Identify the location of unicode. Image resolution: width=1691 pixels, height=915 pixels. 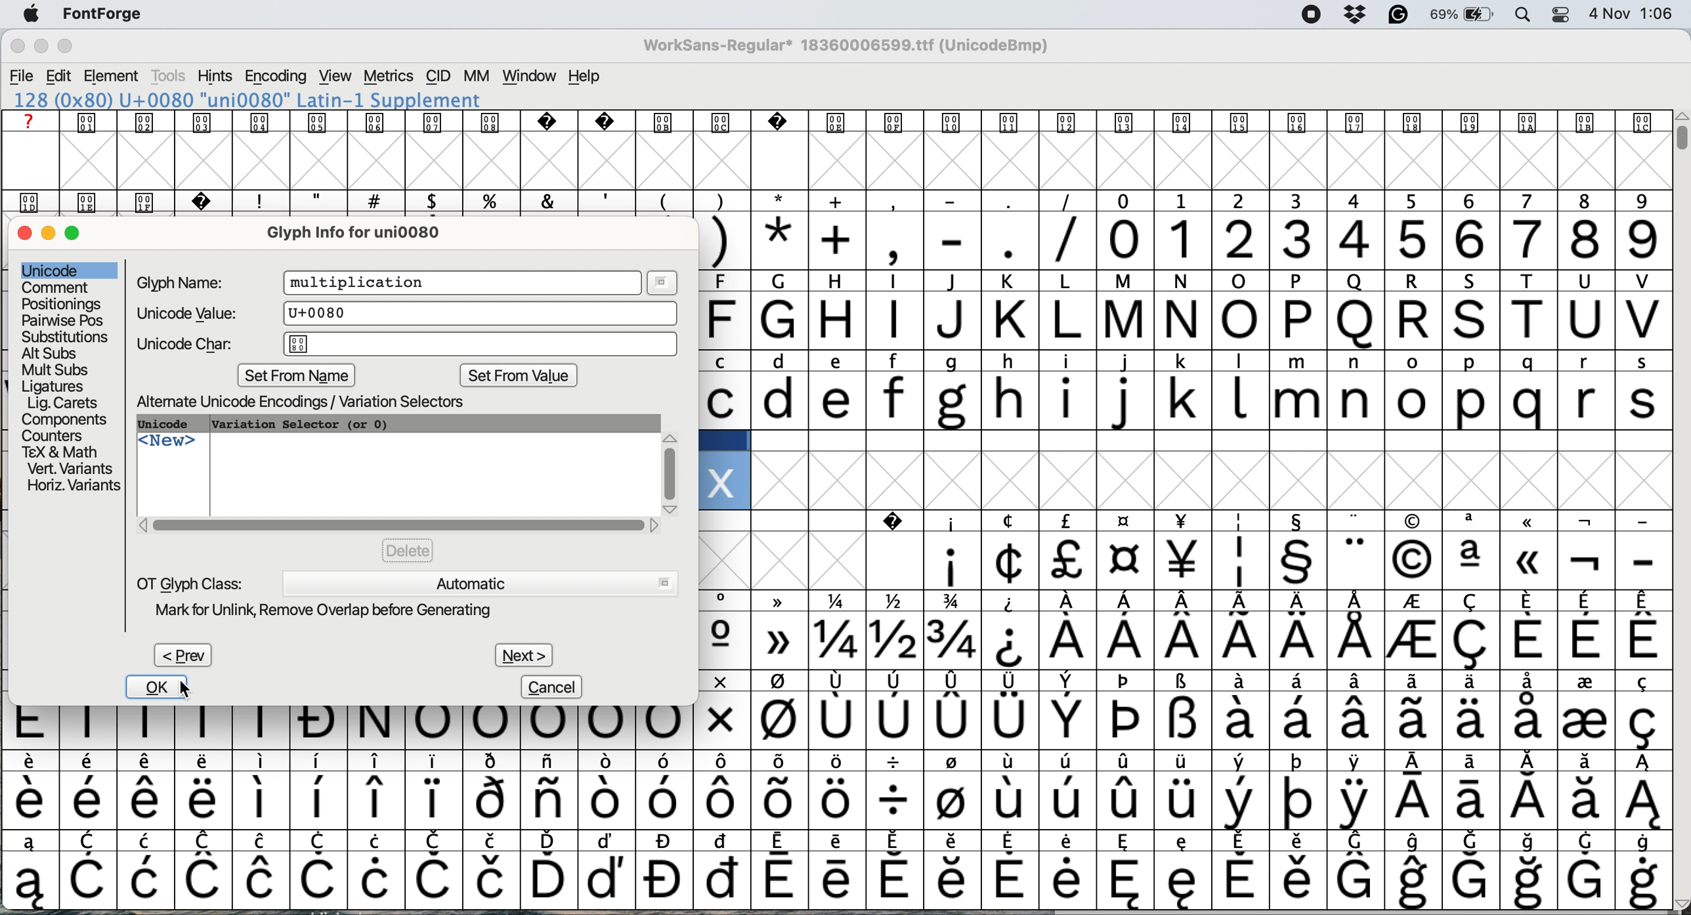
(171, 425).